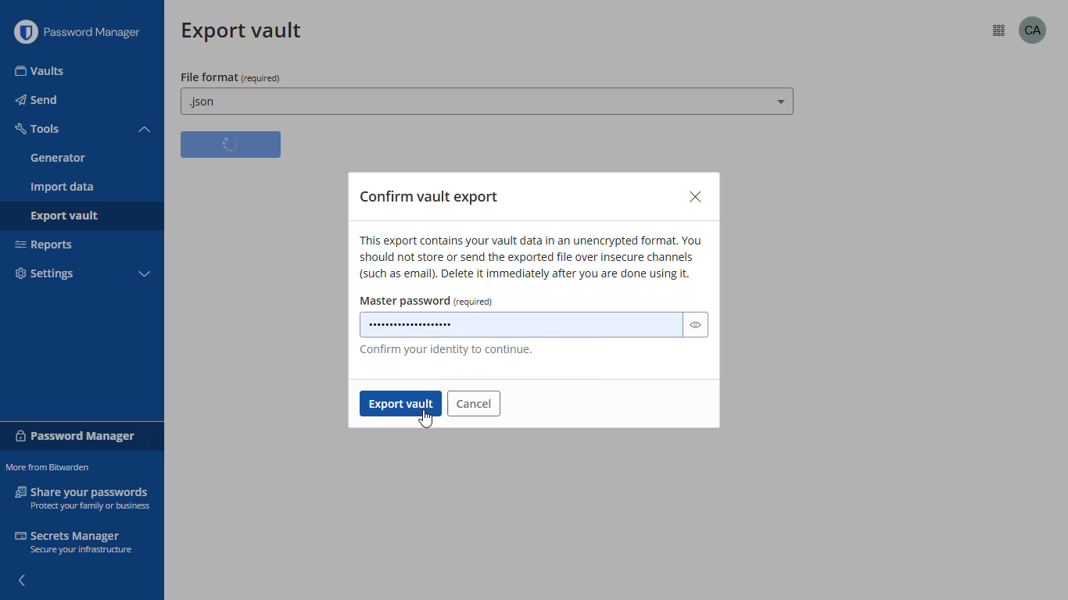 Image resolution: width=1068 pixels, height=600 pixels. What do you see at coordinates (425, 421) in the screenshot?
I see `cursor` at bounding box center [425, 421].